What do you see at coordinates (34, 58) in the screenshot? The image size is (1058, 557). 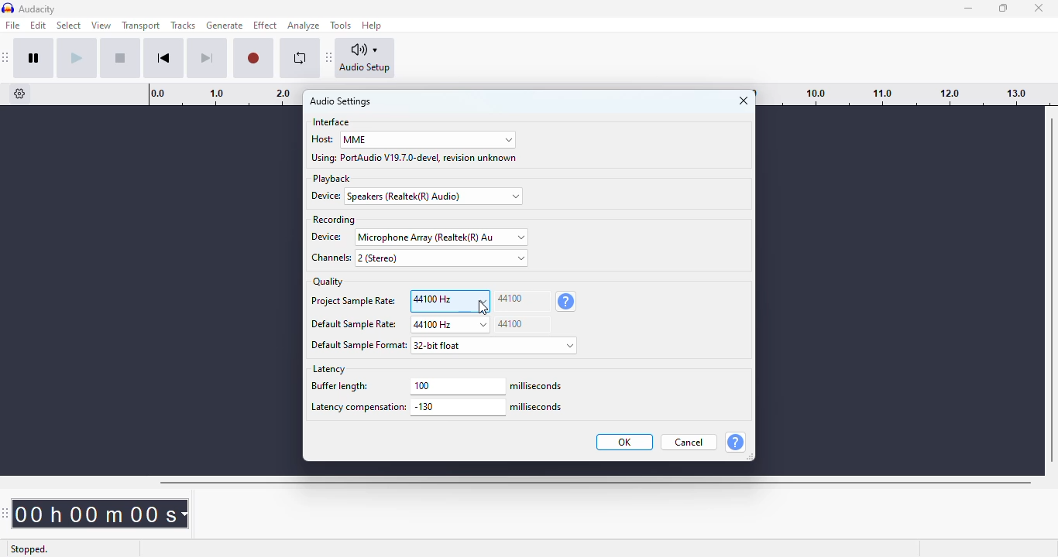 I see `pause` at bounding box center [34, 58].